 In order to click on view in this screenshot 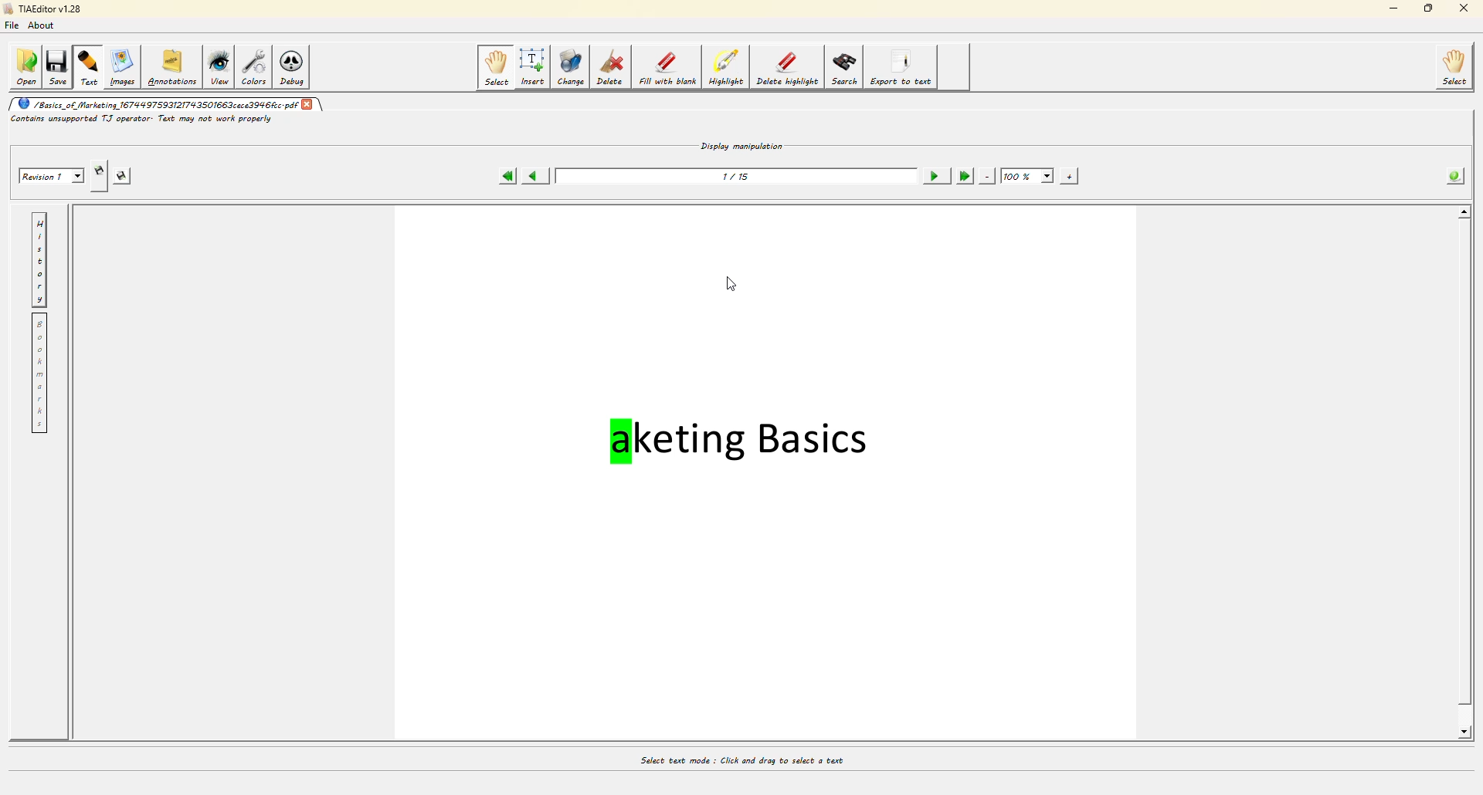, I will do `click(219, 68)`.